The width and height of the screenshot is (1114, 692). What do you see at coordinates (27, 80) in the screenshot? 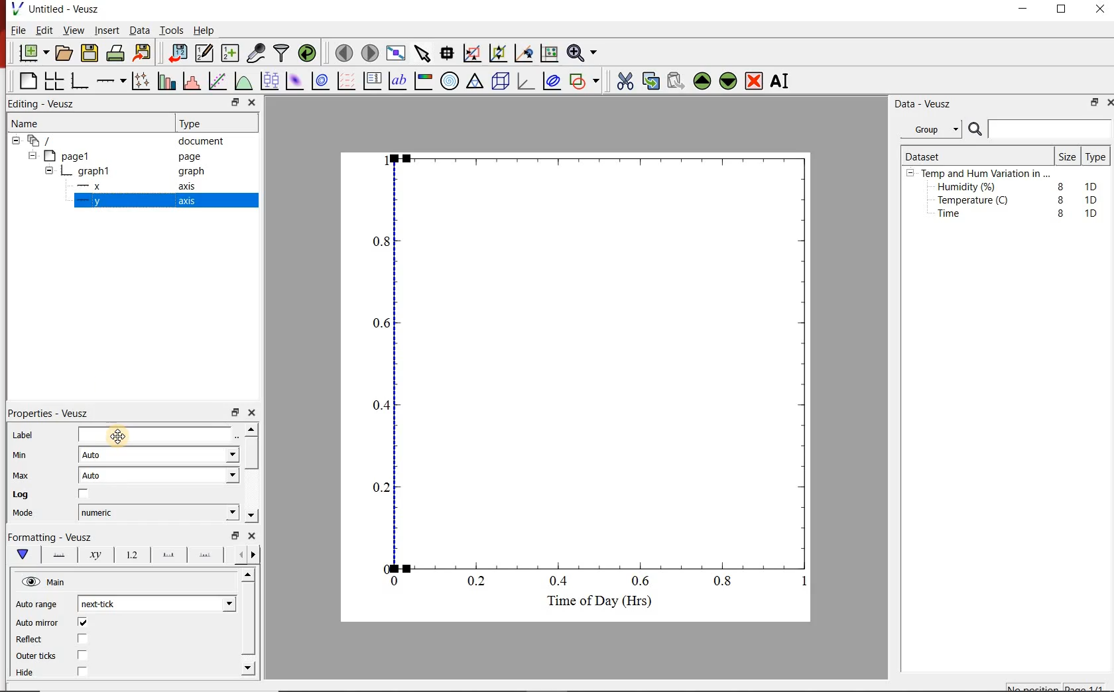
I see `blank page` at bounding box center [27, 80].